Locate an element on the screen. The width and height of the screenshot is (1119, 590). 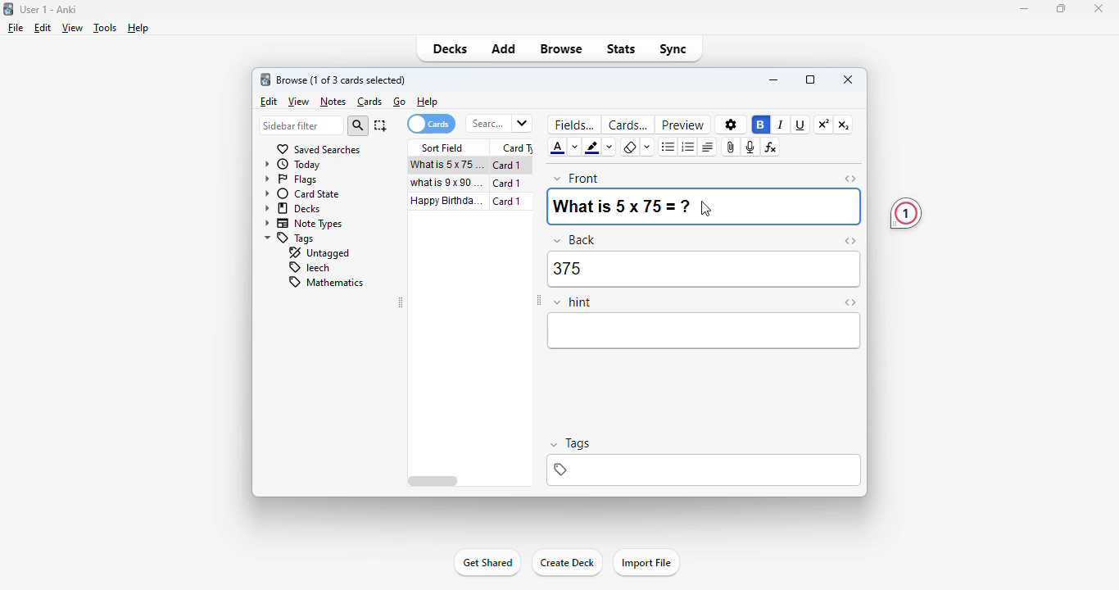
edit is located at coordinates (269, 101).